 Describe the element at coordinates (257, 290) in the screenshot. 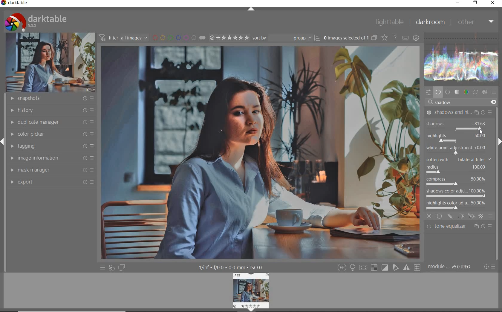

I see `image preview` at that location.